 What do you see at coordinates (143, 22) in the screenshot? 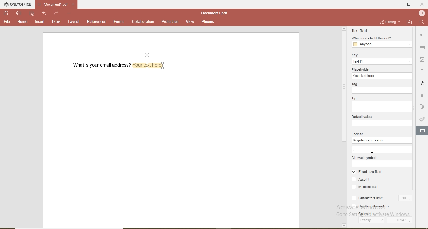
I see `collaboration` at bounding box center [143, 22].